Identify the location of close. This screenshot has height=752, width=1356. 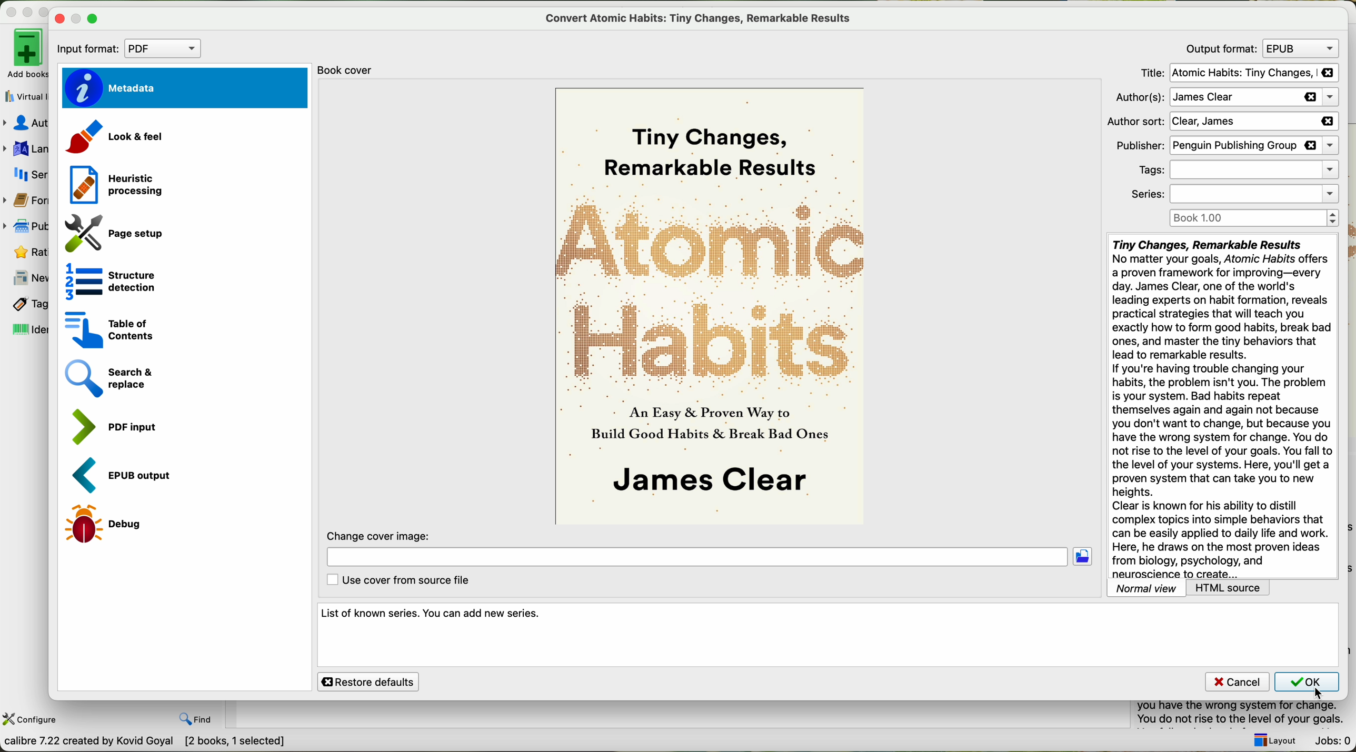
(58, 18).